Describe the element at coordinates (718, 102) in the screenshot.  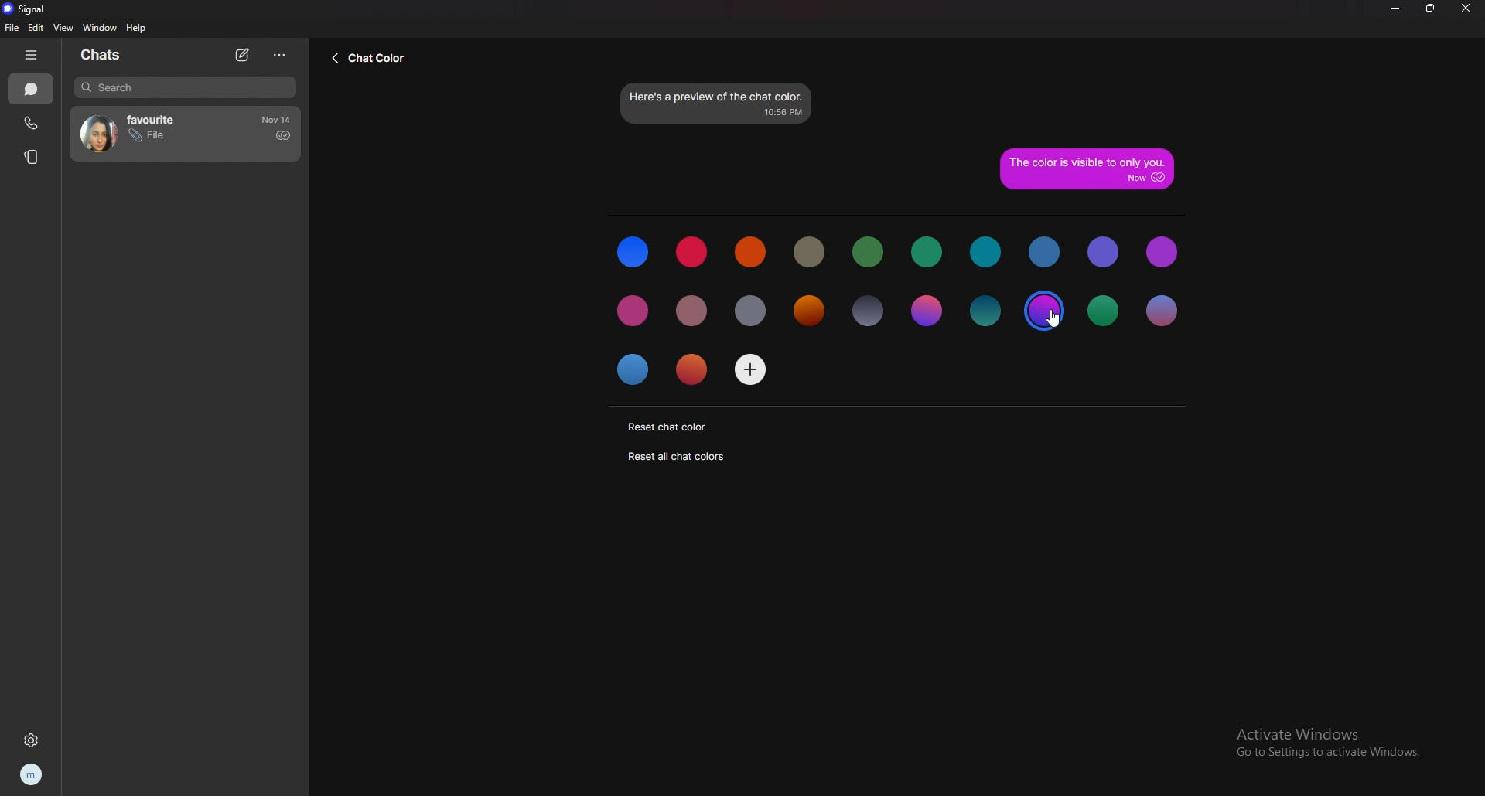
I see `preview text` at that location.